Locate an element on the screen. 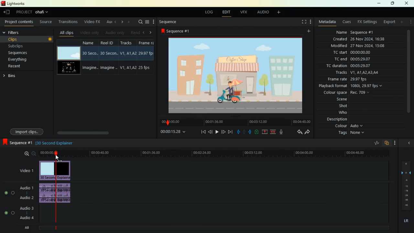  video is located at coordinates (69, 52).